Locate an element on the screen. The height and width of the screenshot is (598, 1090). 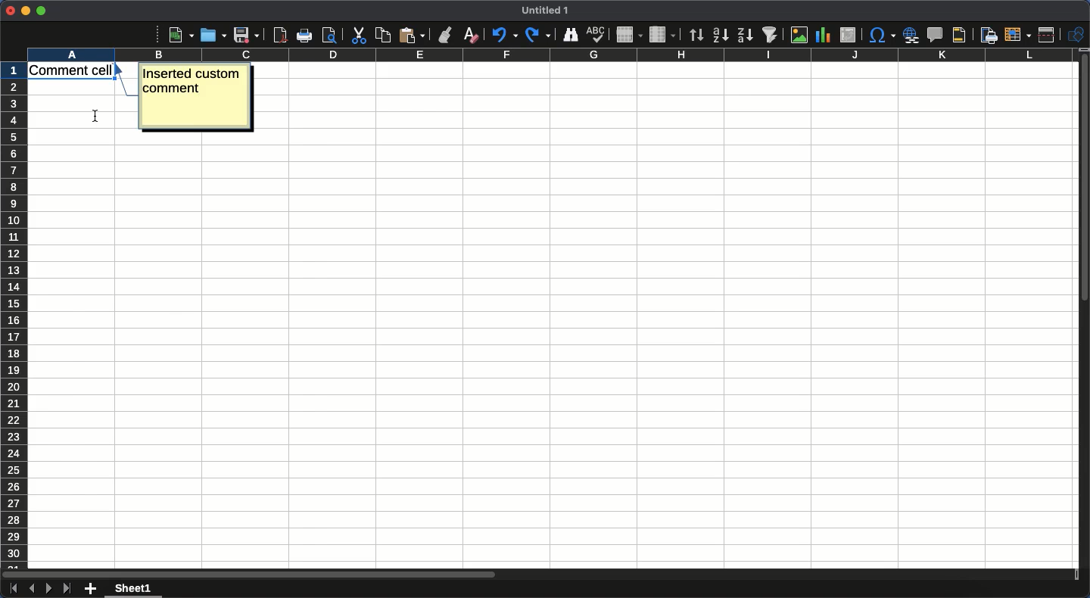
Row is located at coordinates (628, 35).